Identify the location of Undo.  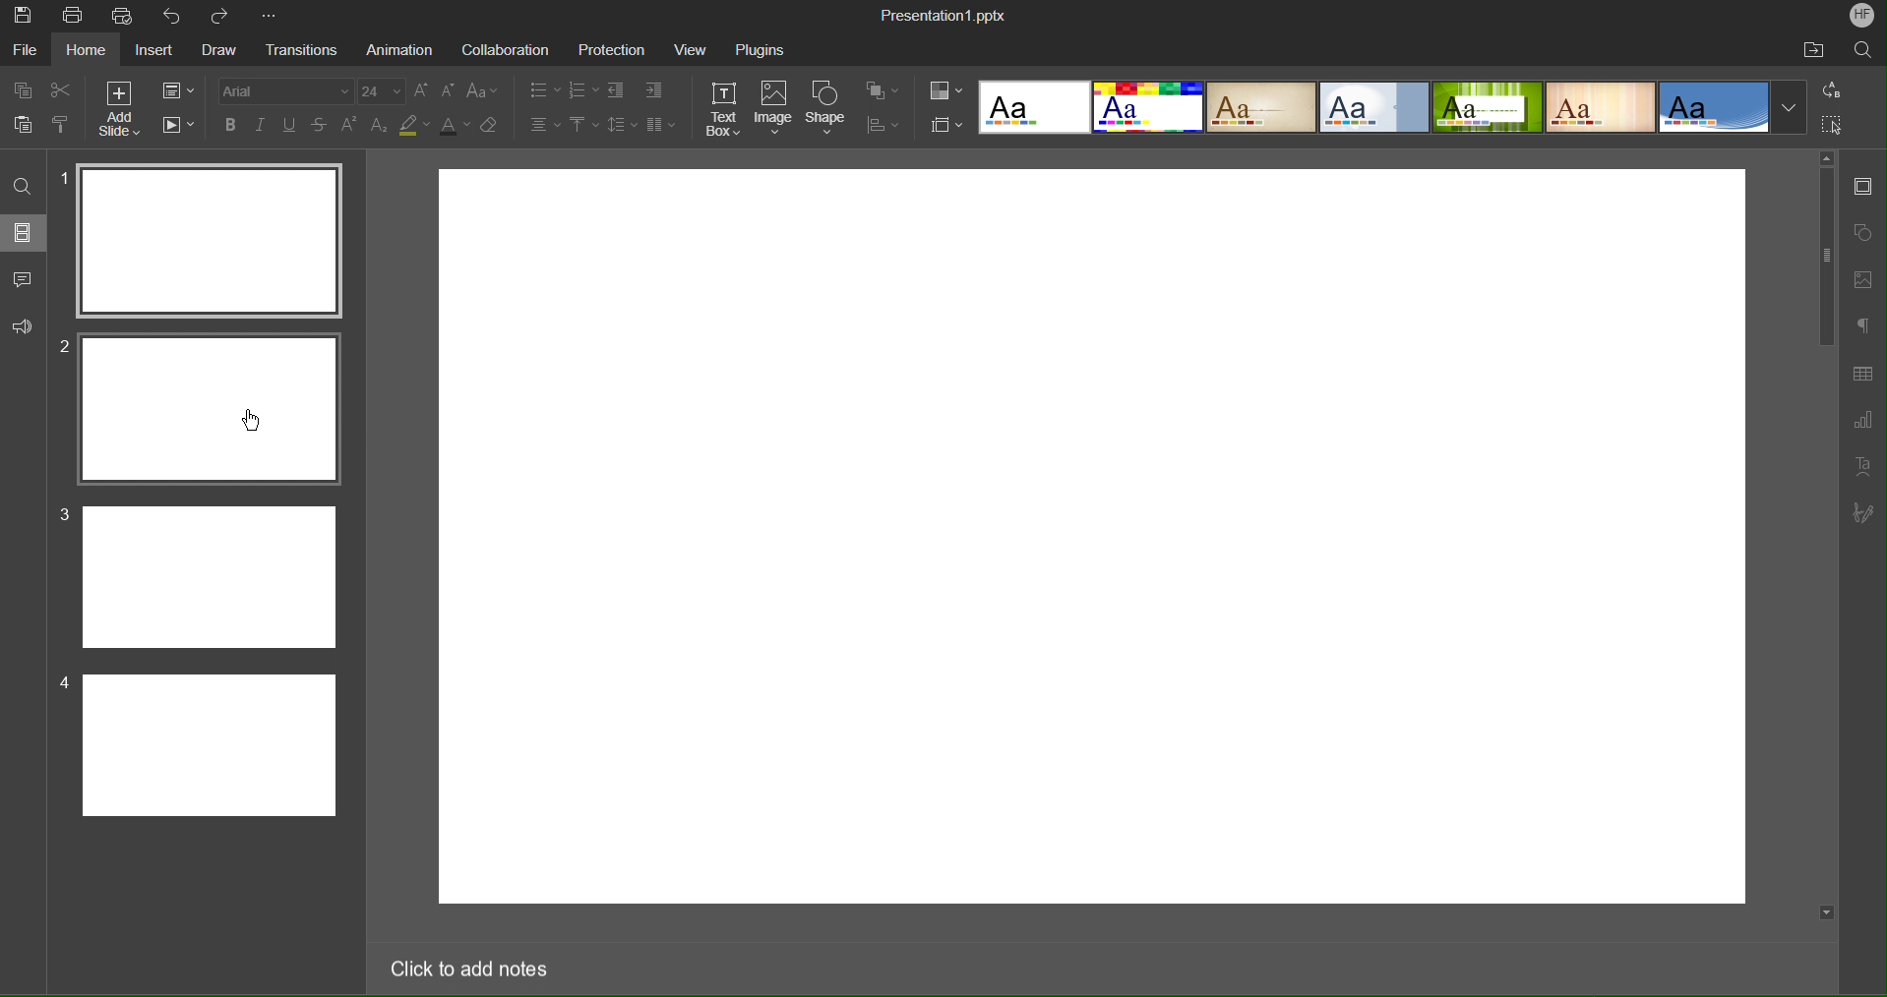
(172, 17).